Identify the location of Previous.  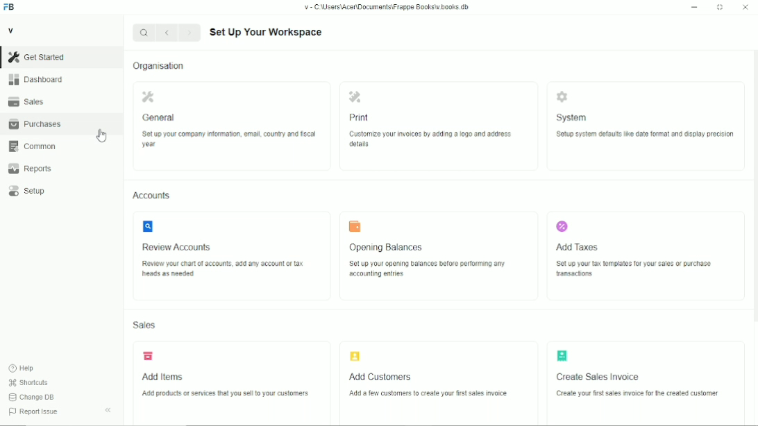
(167, 33).